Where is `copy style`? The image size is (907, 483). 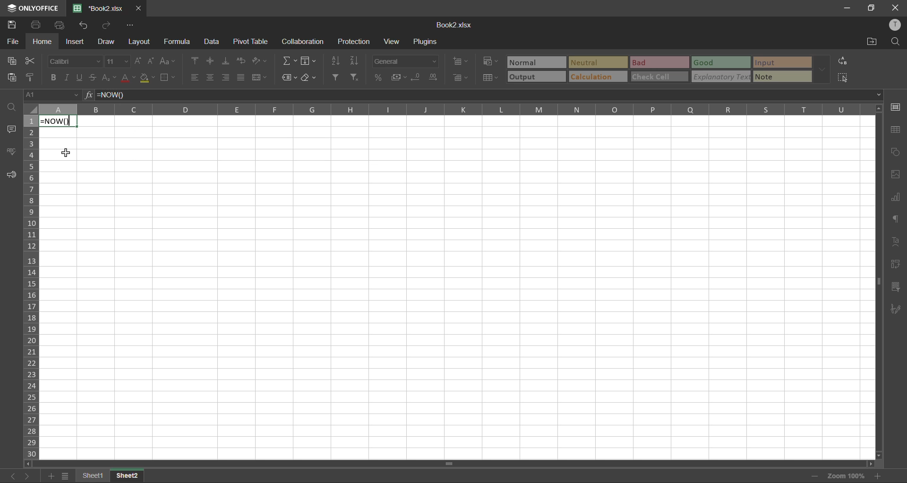 copy style is located at coordinates (34, 77).